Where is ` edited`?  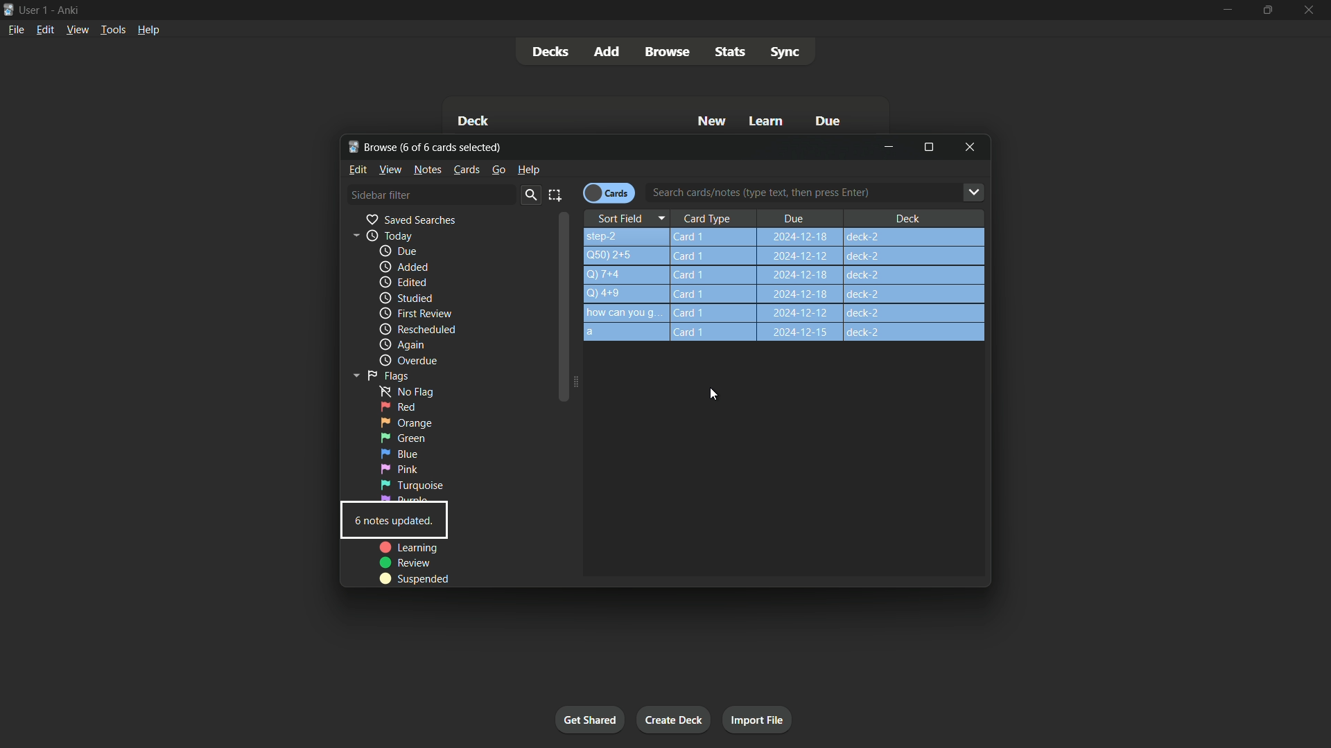  edited is located at coordinates (402, 281).